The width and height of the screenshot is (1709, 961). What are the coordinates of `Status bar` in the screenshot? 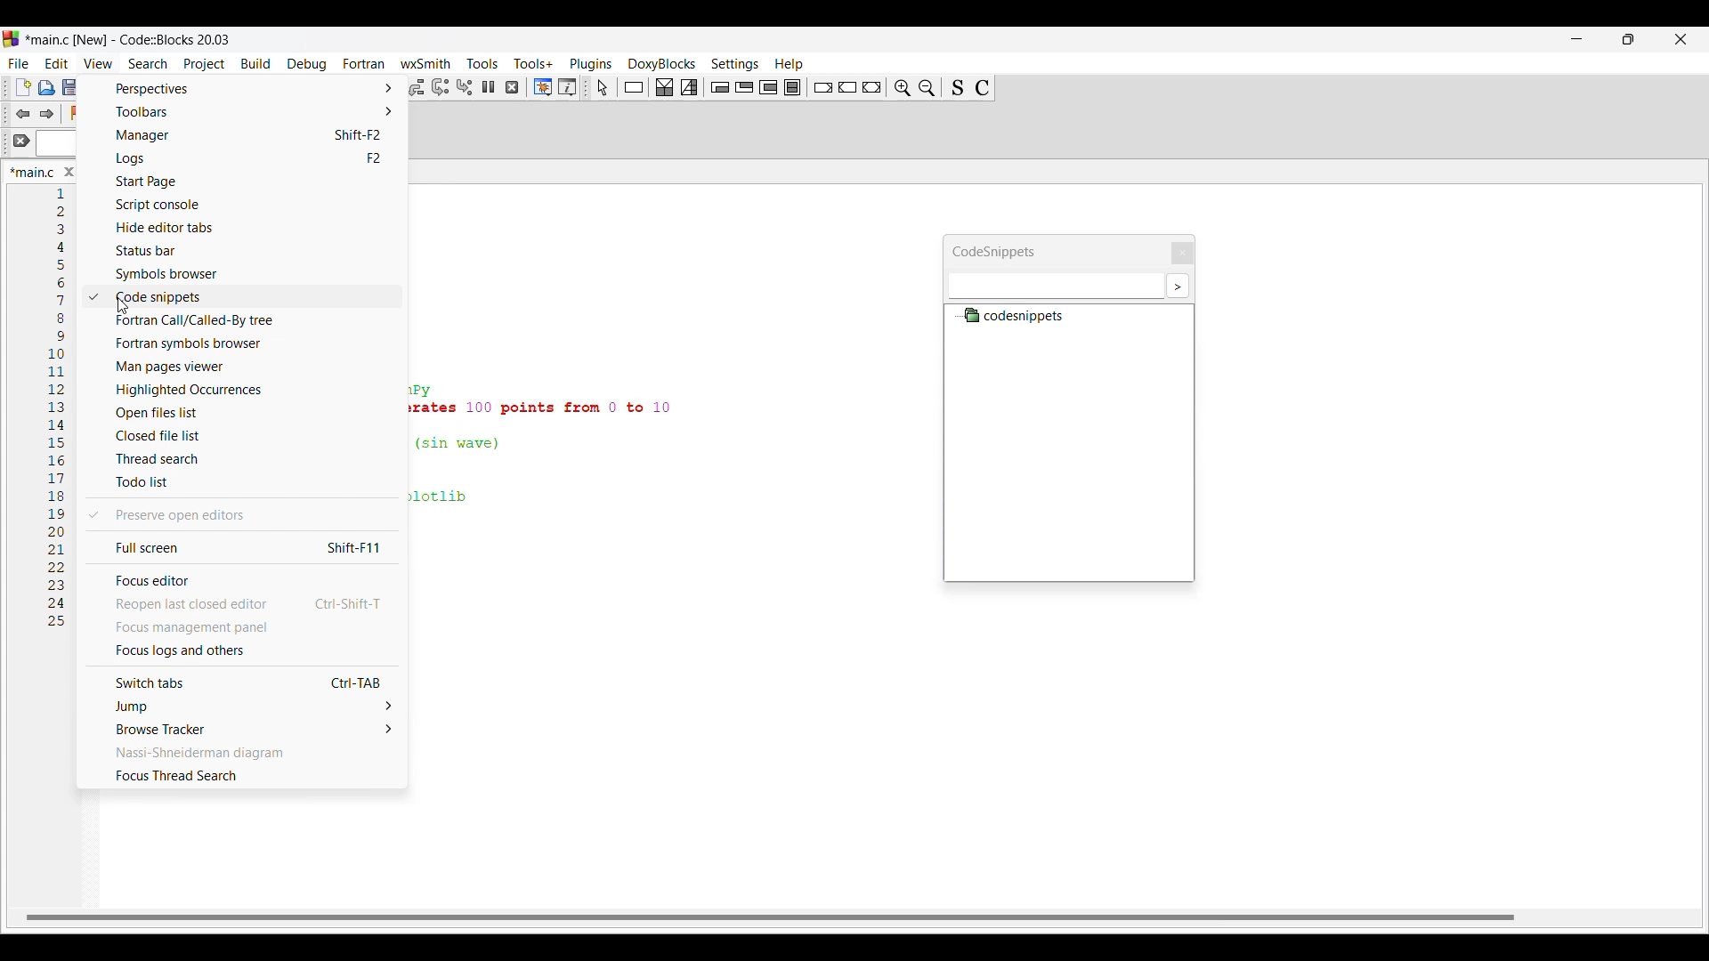 It's located at (254, 250).